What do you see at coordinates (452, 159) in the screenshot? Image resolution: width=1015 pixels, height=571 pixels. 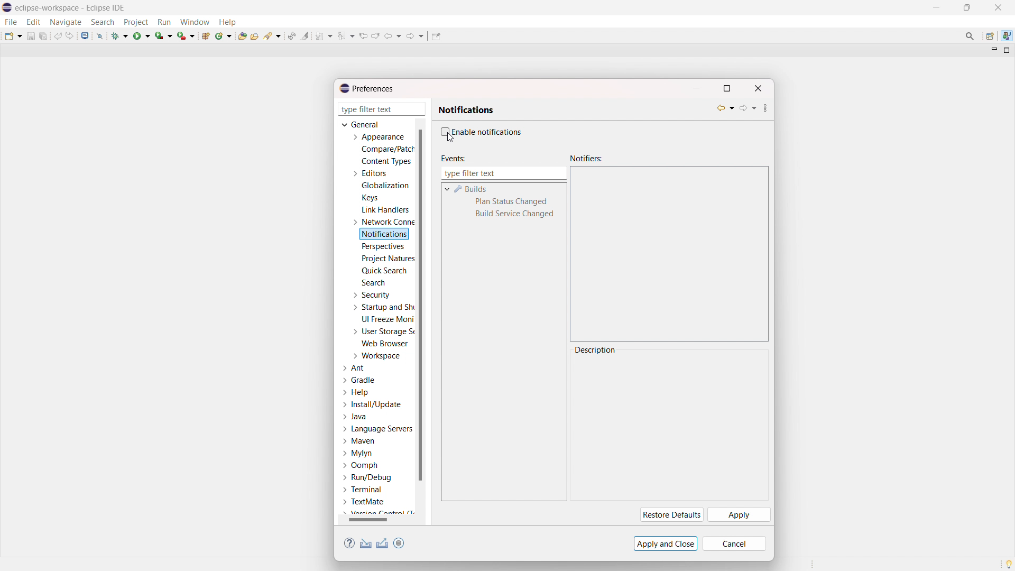 I see `events` at bounding box center [452, 159].